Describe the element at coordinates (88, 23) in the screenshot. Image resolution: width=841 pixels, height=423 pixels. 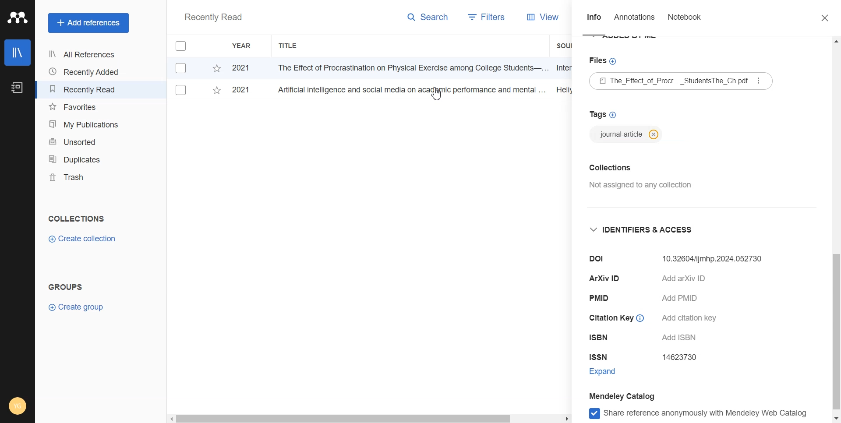
I see `Add references` at that location.